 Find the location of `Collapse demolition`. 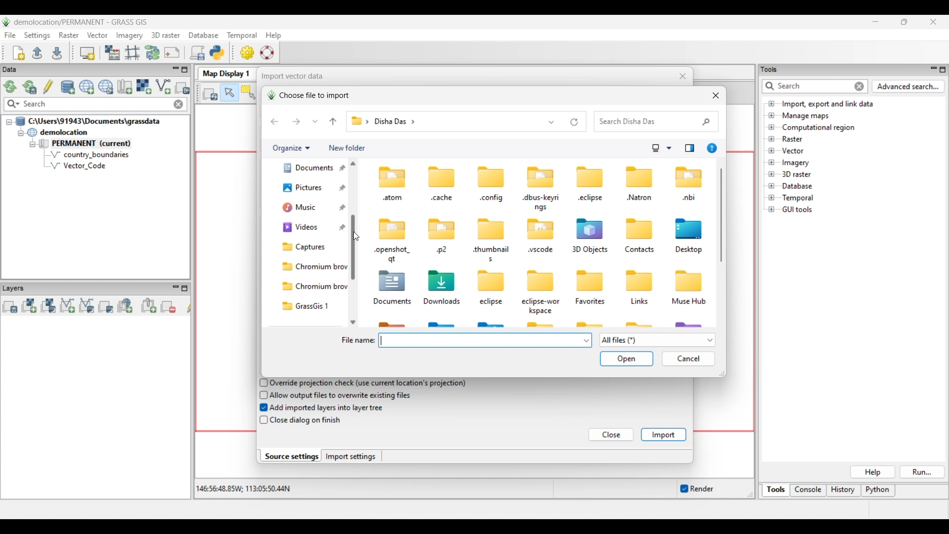

Collapse demolition is located at coordinates (20, 133).